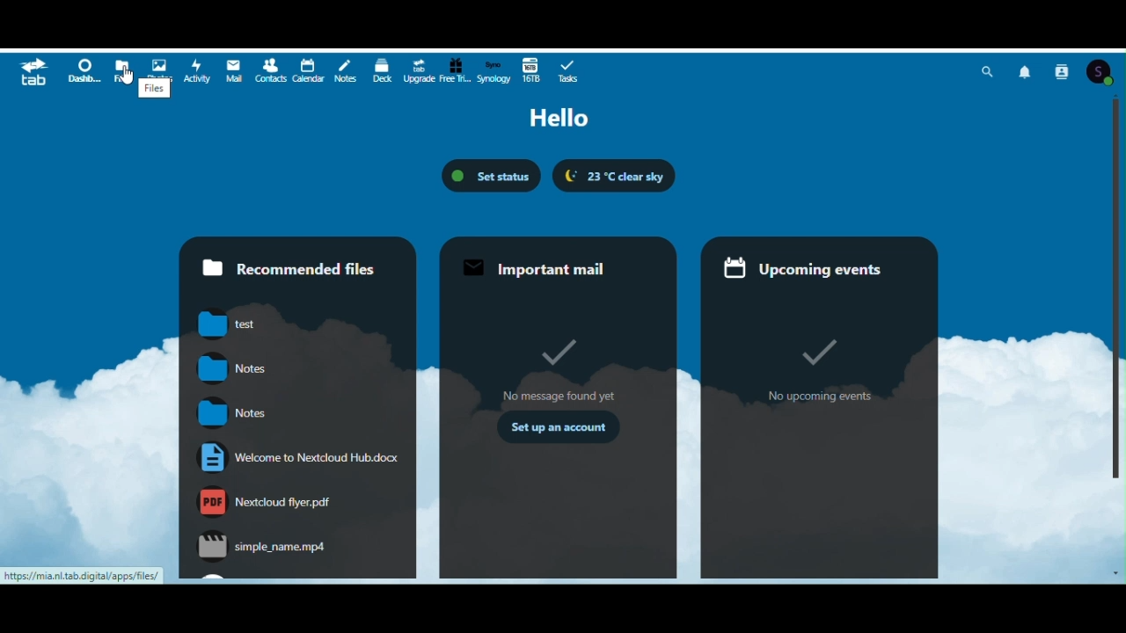  Describe the element at coordinates (295, 263) in the screenshot. I see `Recommended files` at that location.